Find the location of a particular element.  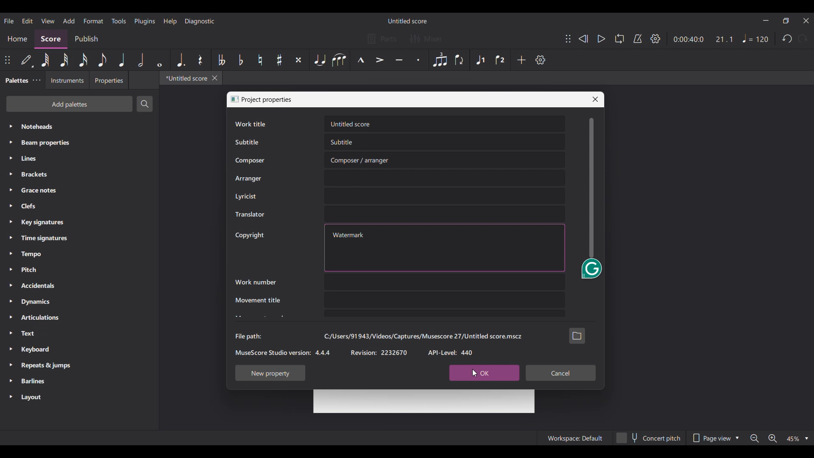

Augmentation dot is located at coordinates (181, 60).